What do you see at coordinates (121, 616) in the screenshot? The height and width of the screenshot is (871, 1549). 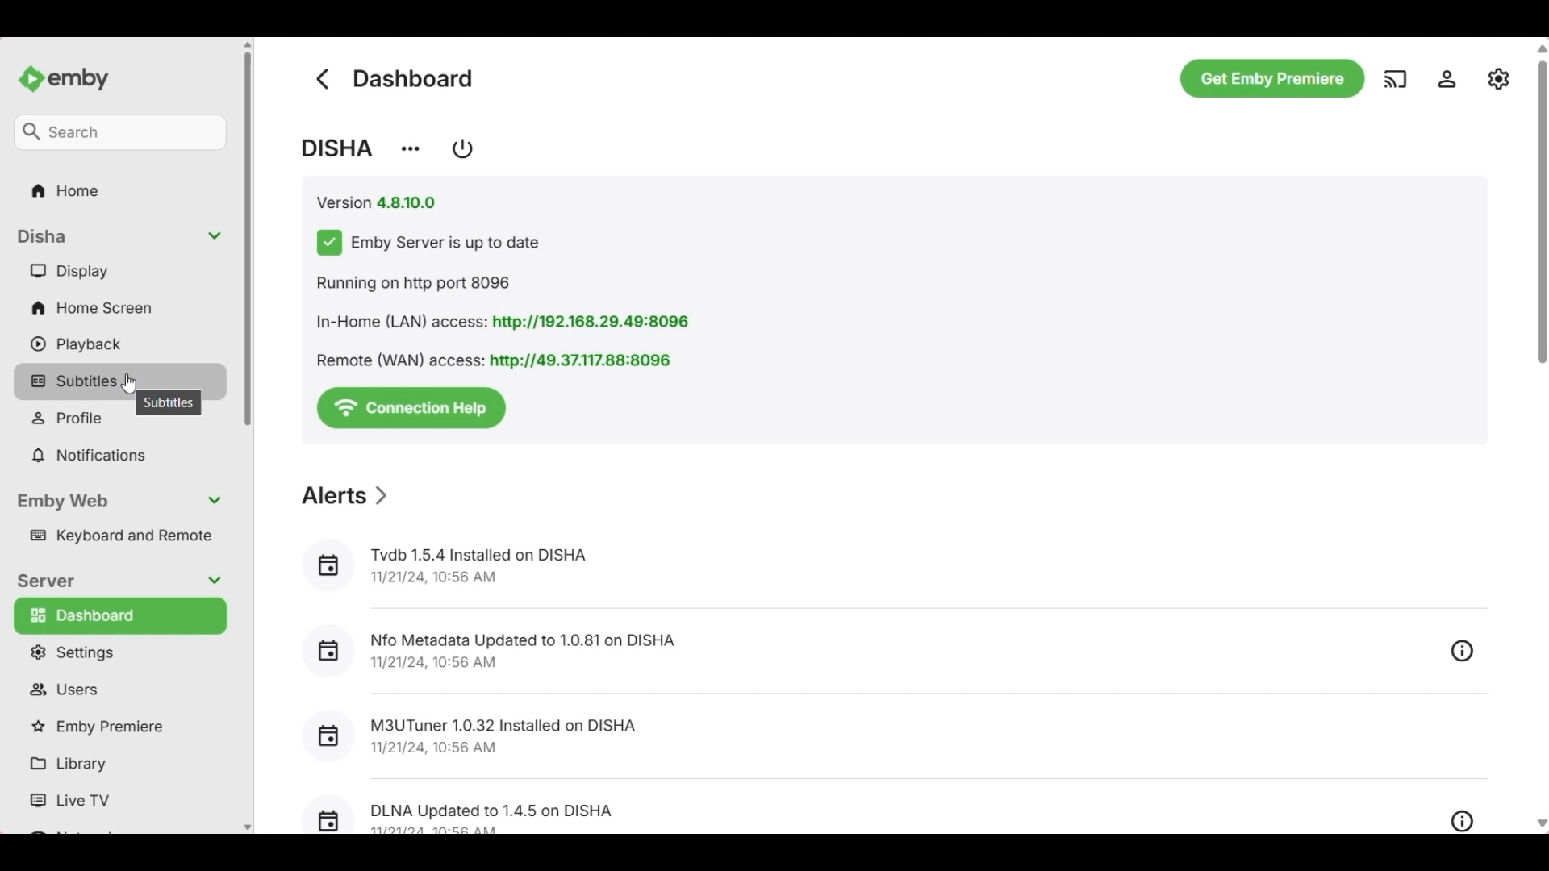 I see `Dashboard, current selection highlighted` at bounding box center [121, 616].